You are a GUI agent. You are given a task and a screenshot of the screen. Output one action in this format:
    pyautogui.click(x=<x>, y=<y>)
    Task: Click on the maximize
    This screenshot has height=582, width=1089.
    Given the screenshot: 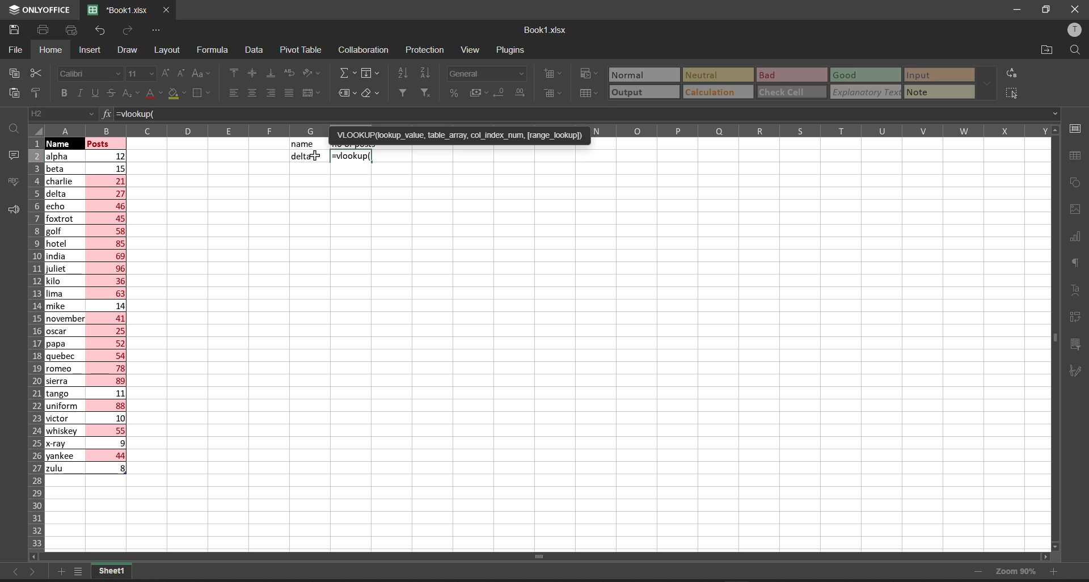 What is the action you would take?
    pyautogui.click(x=1048, y=10)
    